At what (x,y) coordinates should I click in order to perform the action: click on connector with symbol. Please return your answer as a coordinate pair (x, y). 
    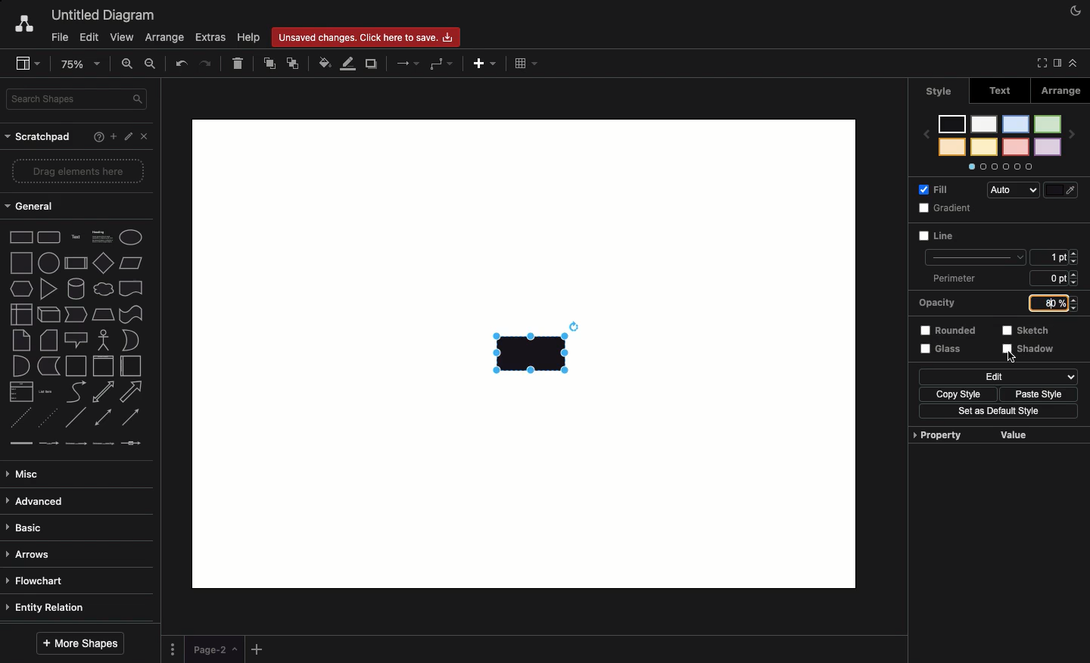
    Looking at the image, I should click on (133, 445).